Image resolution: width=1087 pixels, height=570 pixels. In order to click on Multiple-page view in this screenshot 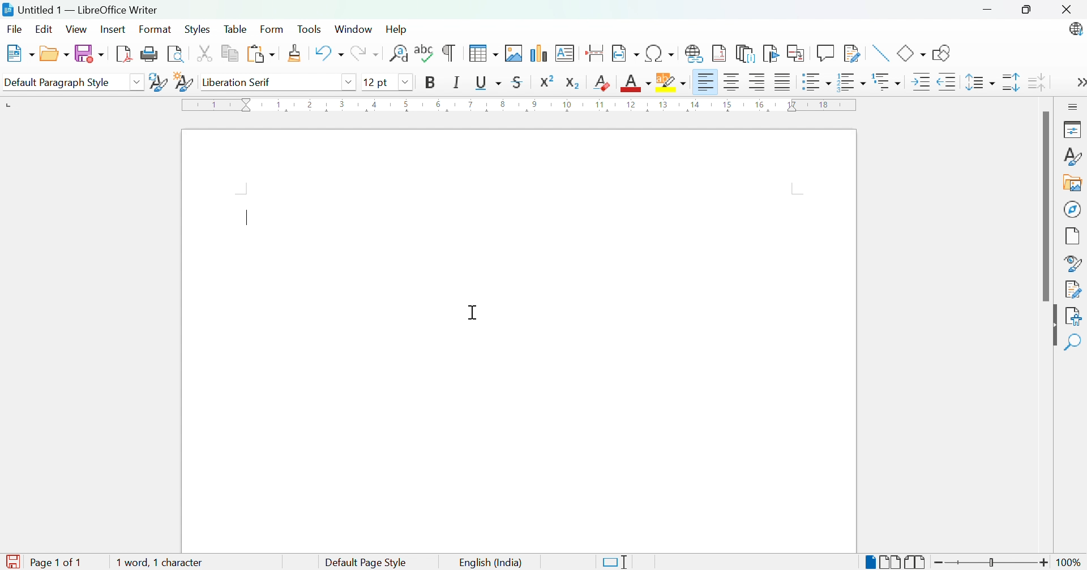, I will do `click(892, 562)`.